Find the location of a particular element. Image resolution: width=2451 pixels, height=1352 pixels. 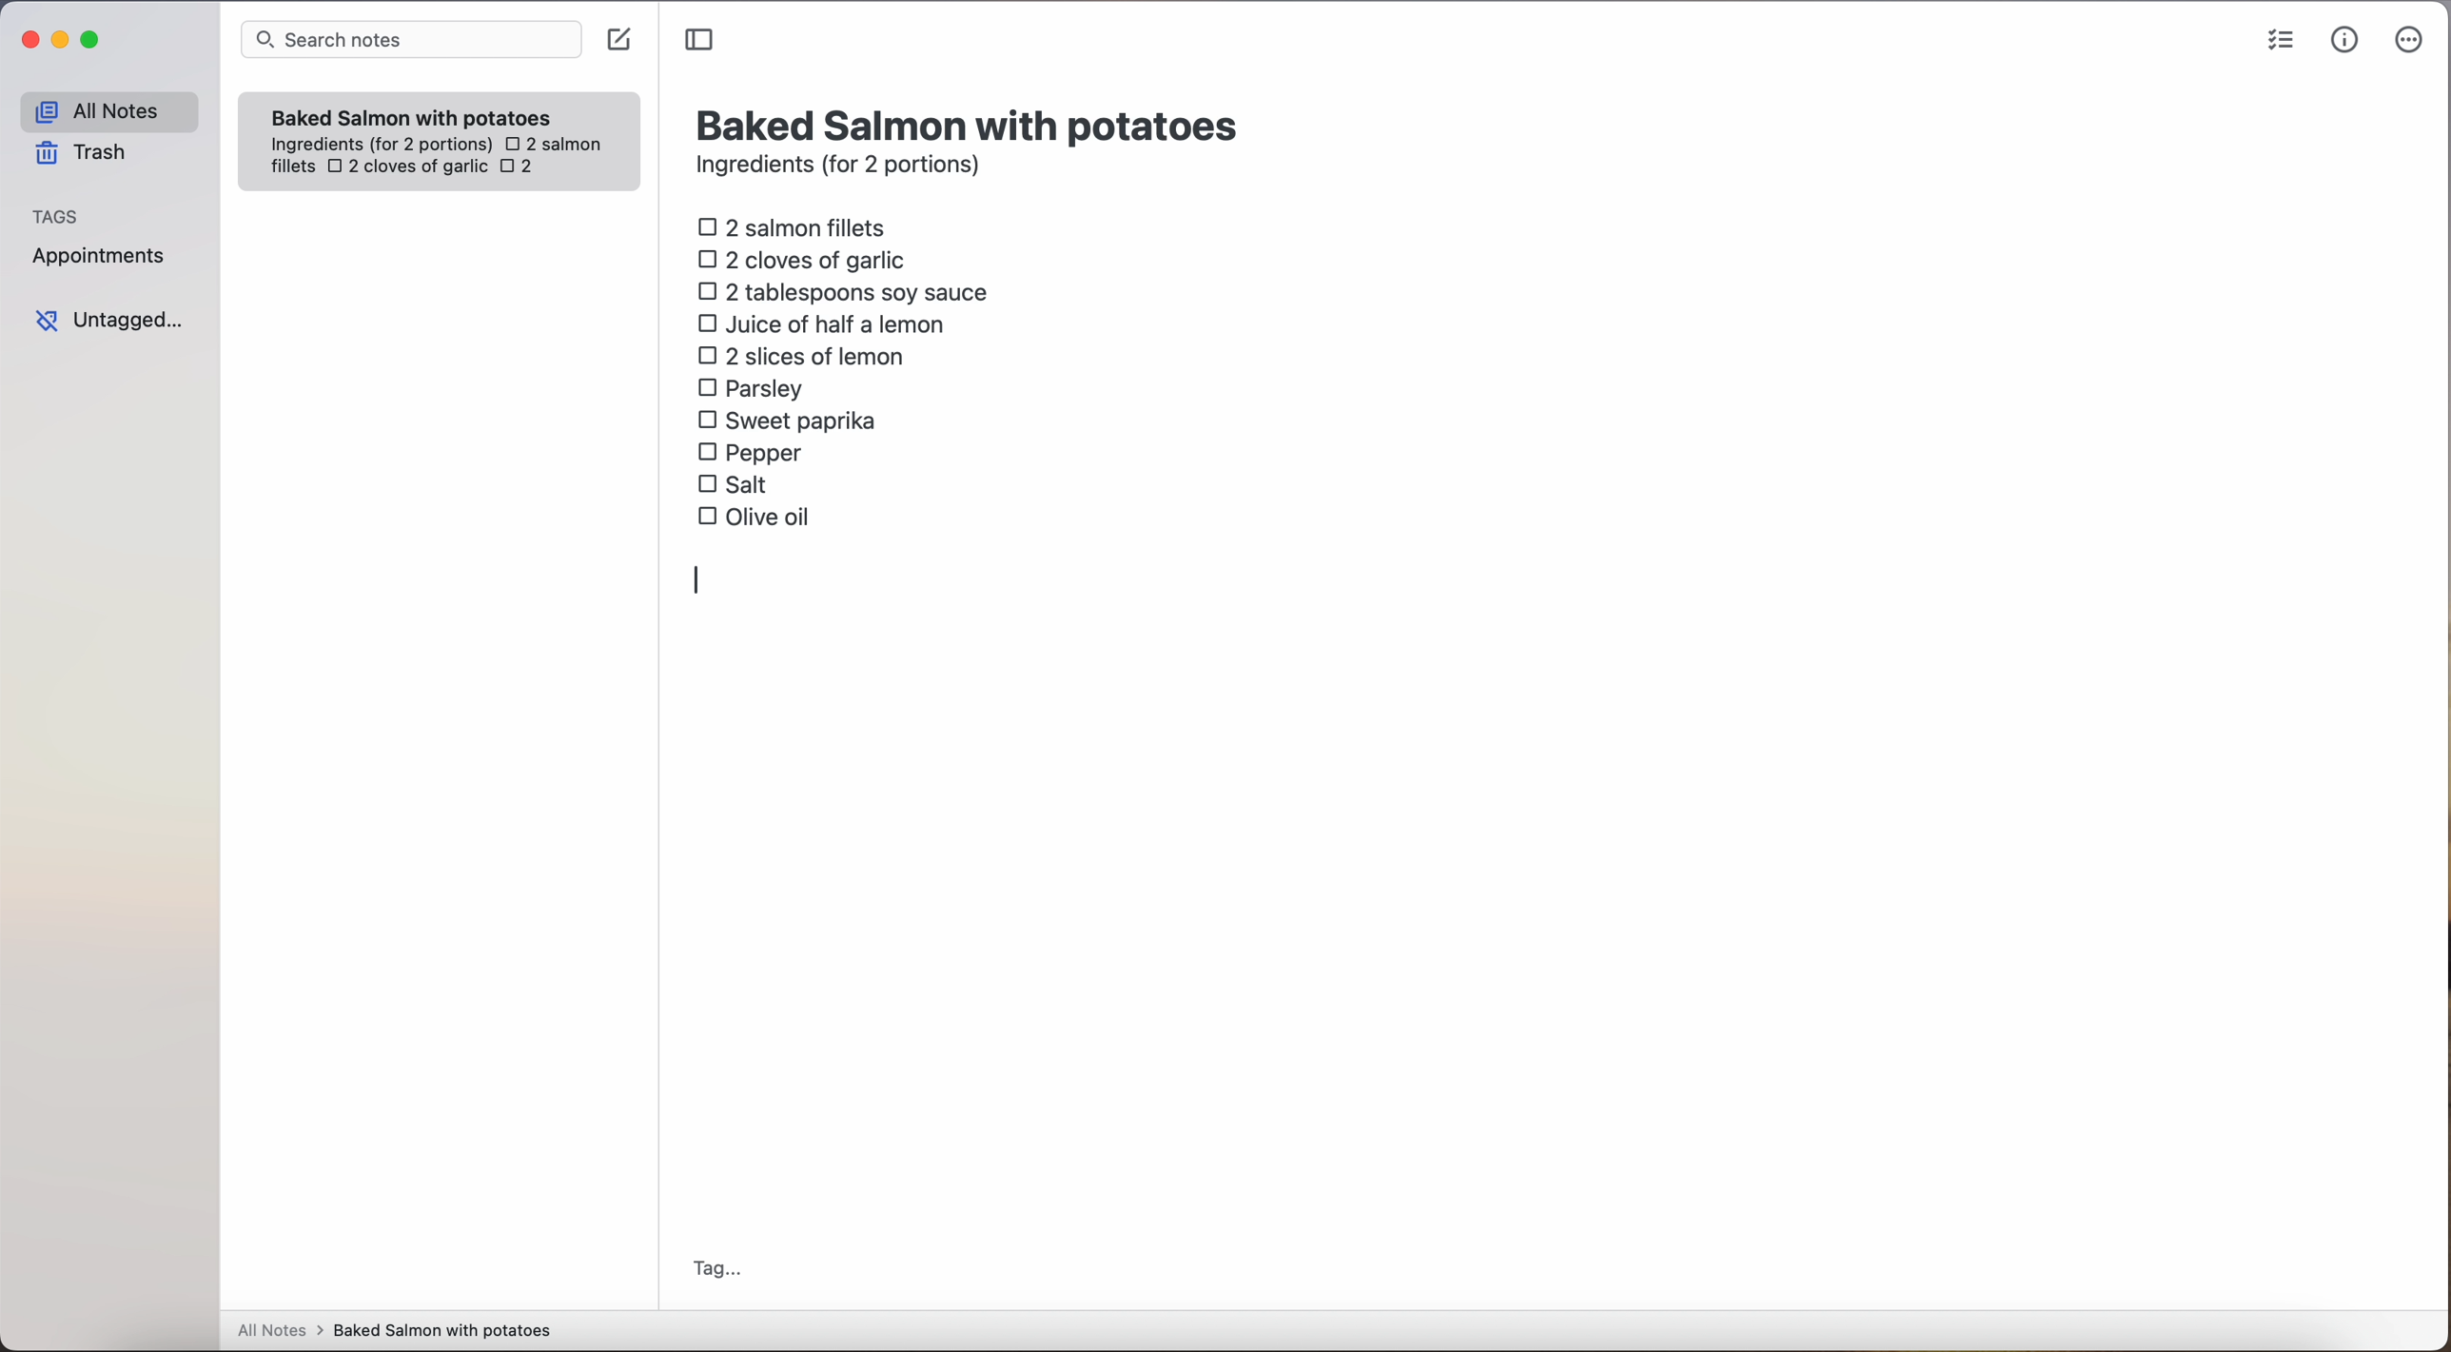

tag is located at coordinates (716, 1271).